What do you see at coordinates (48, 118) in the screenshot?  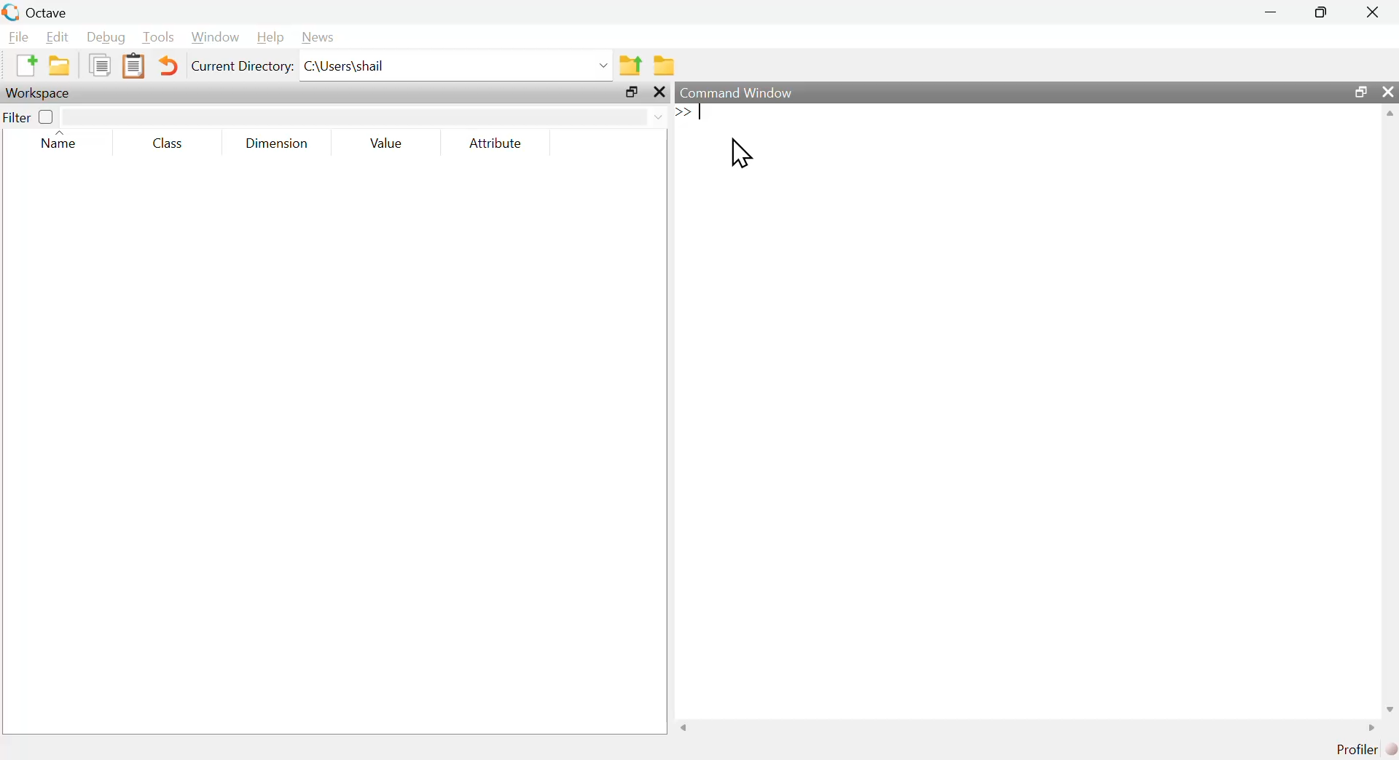 I see `checkbox` at bounding box center [48, 118].